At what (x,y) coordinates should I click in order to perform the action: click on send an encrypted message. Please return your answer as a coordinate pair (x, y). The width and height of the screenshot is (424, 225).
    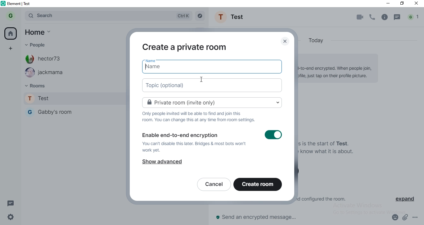
    Looking at the image, I should click on (268, 217).